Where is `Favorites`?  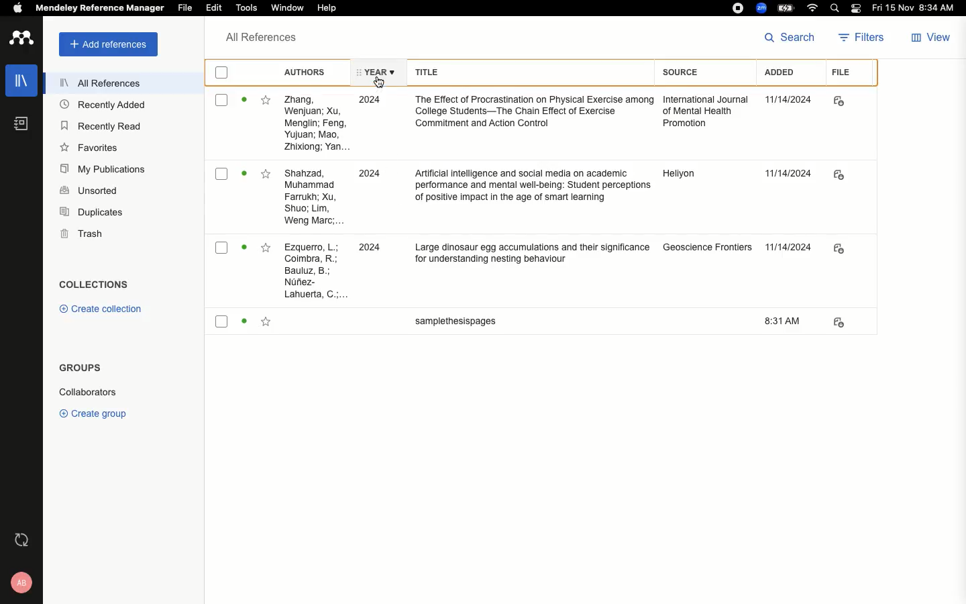 Favorites is located at coordinates (87, 148).